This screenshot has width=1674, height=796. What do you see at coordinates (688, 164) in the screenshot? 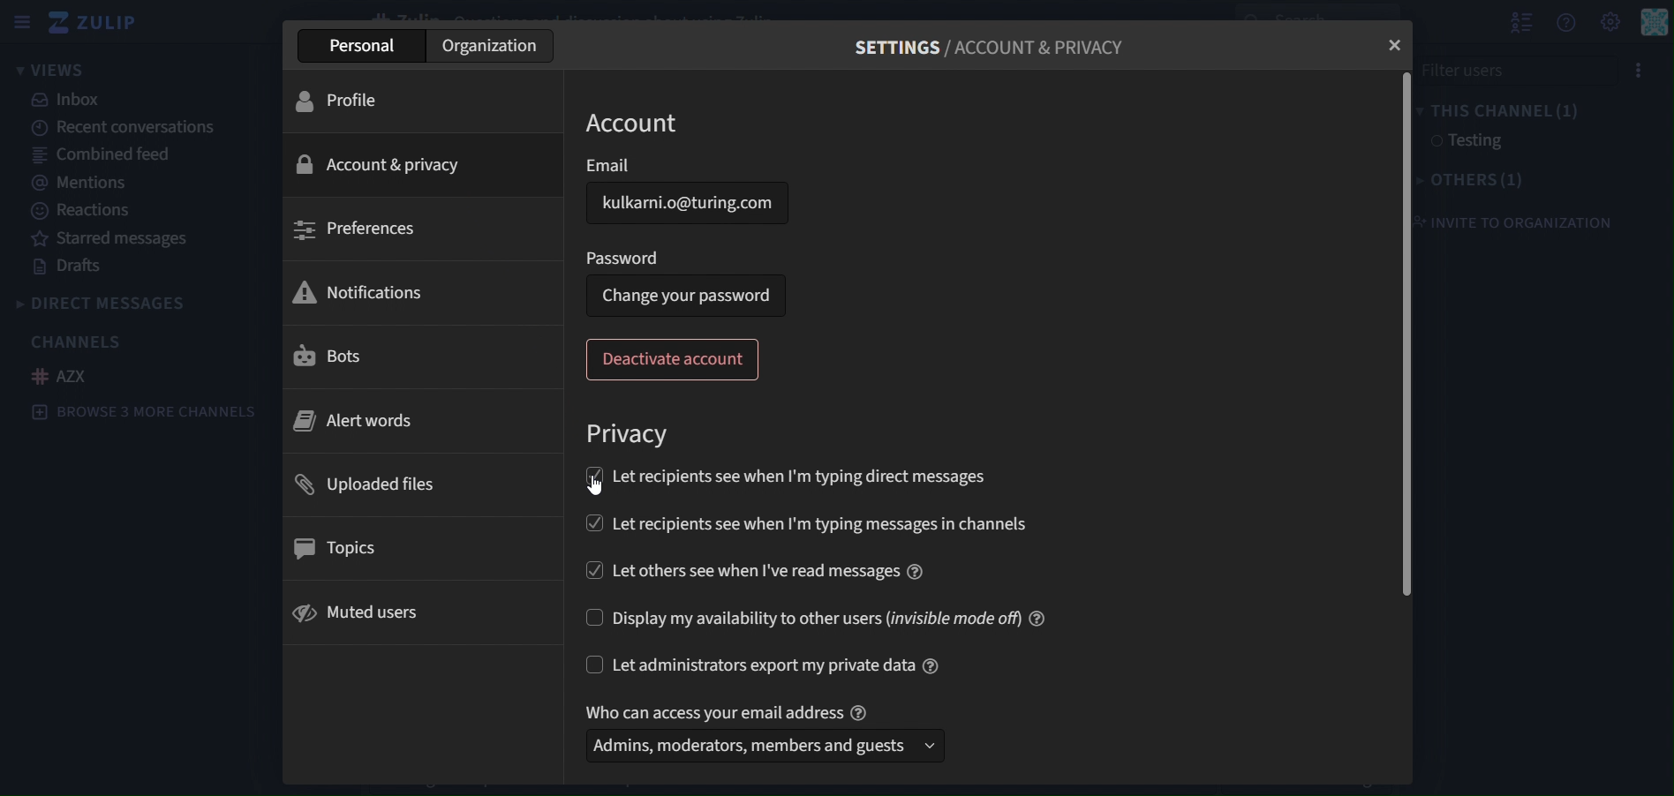
I see `email` at bounding box center [688, 164].